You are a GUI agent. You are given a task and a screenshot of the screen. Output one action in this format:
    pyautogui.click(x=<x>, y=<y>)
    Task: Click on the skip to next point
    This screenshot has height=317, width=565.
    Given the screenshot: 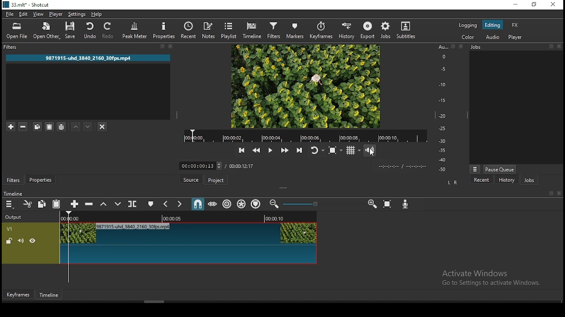 What is the action you would take?
    pyautogui.click(x=299, y=150)
    